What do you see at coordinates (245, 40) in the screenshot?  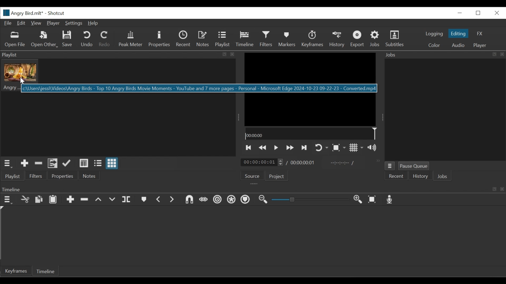 I see `Cursor` at bounding box center [245, 40].